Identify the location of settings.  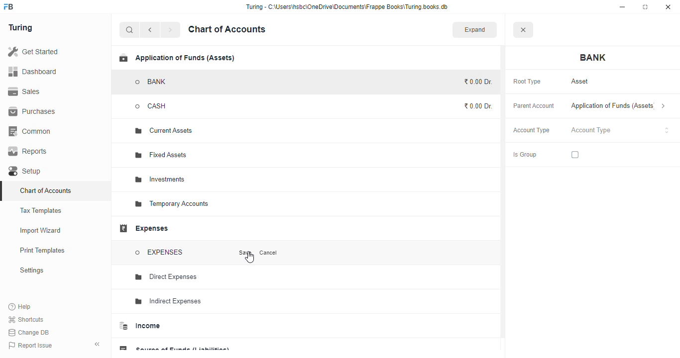
(31, 270).